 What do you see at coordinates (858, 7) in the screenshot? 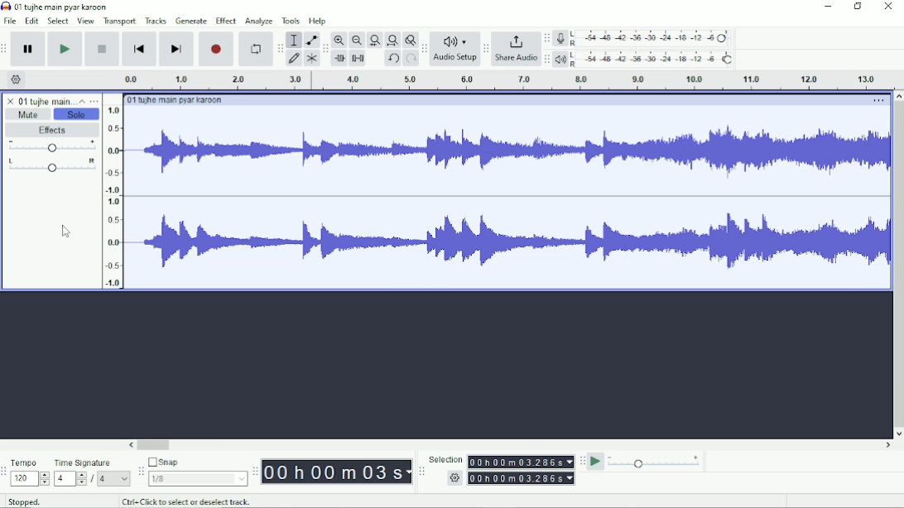
I see `Maximize` at bounding box center [858, 7].